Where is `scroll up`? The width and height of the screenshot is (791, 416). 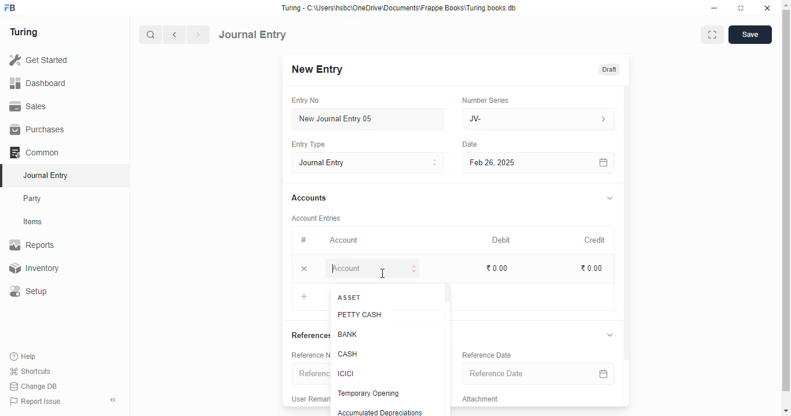
scroll up is located at coordinates (786, 5).